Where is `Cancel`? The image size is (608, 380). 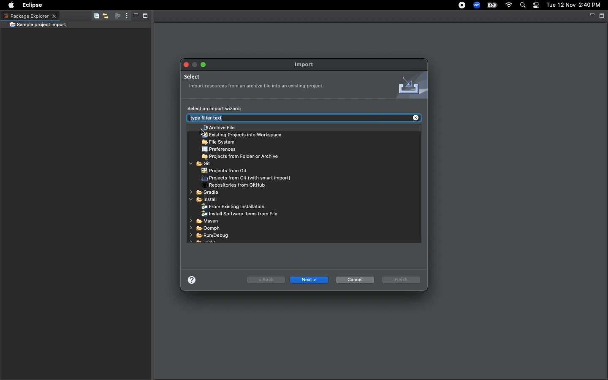 Cancel is located at coordinates (355, 280).